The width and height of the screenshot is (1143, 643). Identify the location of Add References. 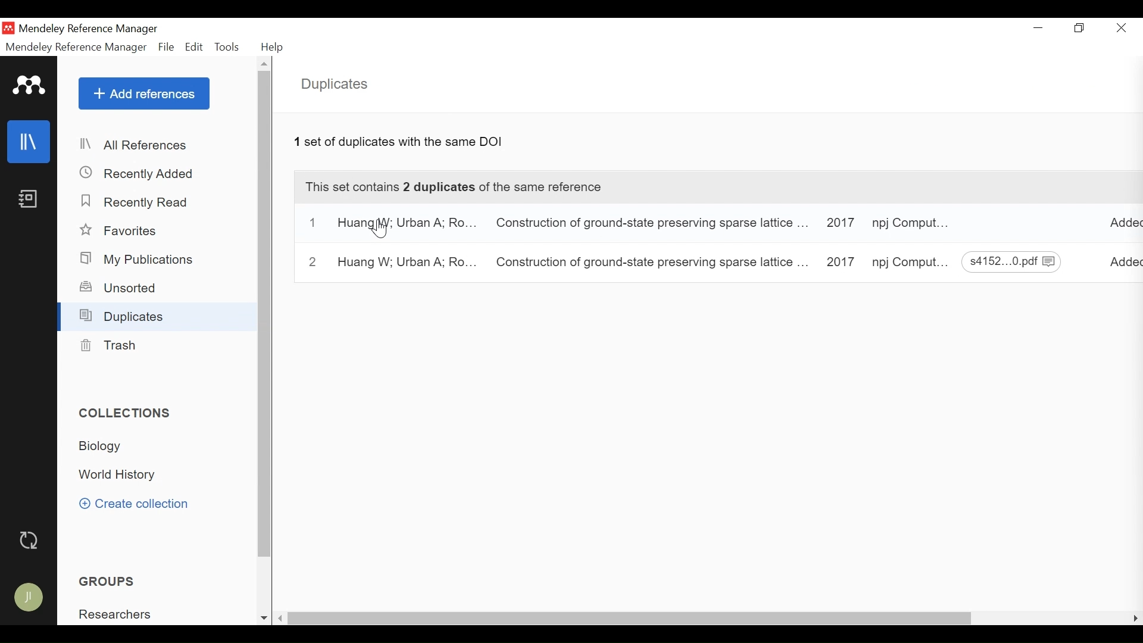
(145, 94).